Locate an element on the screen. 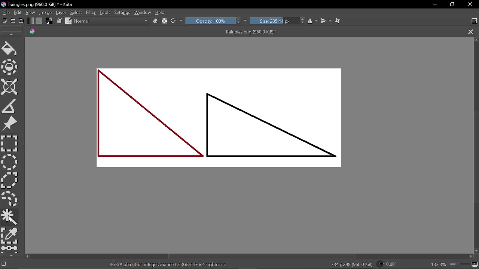 This screenshot has height=269, width=479. Current Image is located at coordinates (222, 120).